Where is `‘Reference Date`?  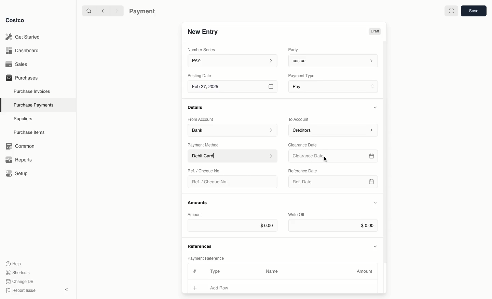 ‘Reference Date is located at coordinates (303, 171).